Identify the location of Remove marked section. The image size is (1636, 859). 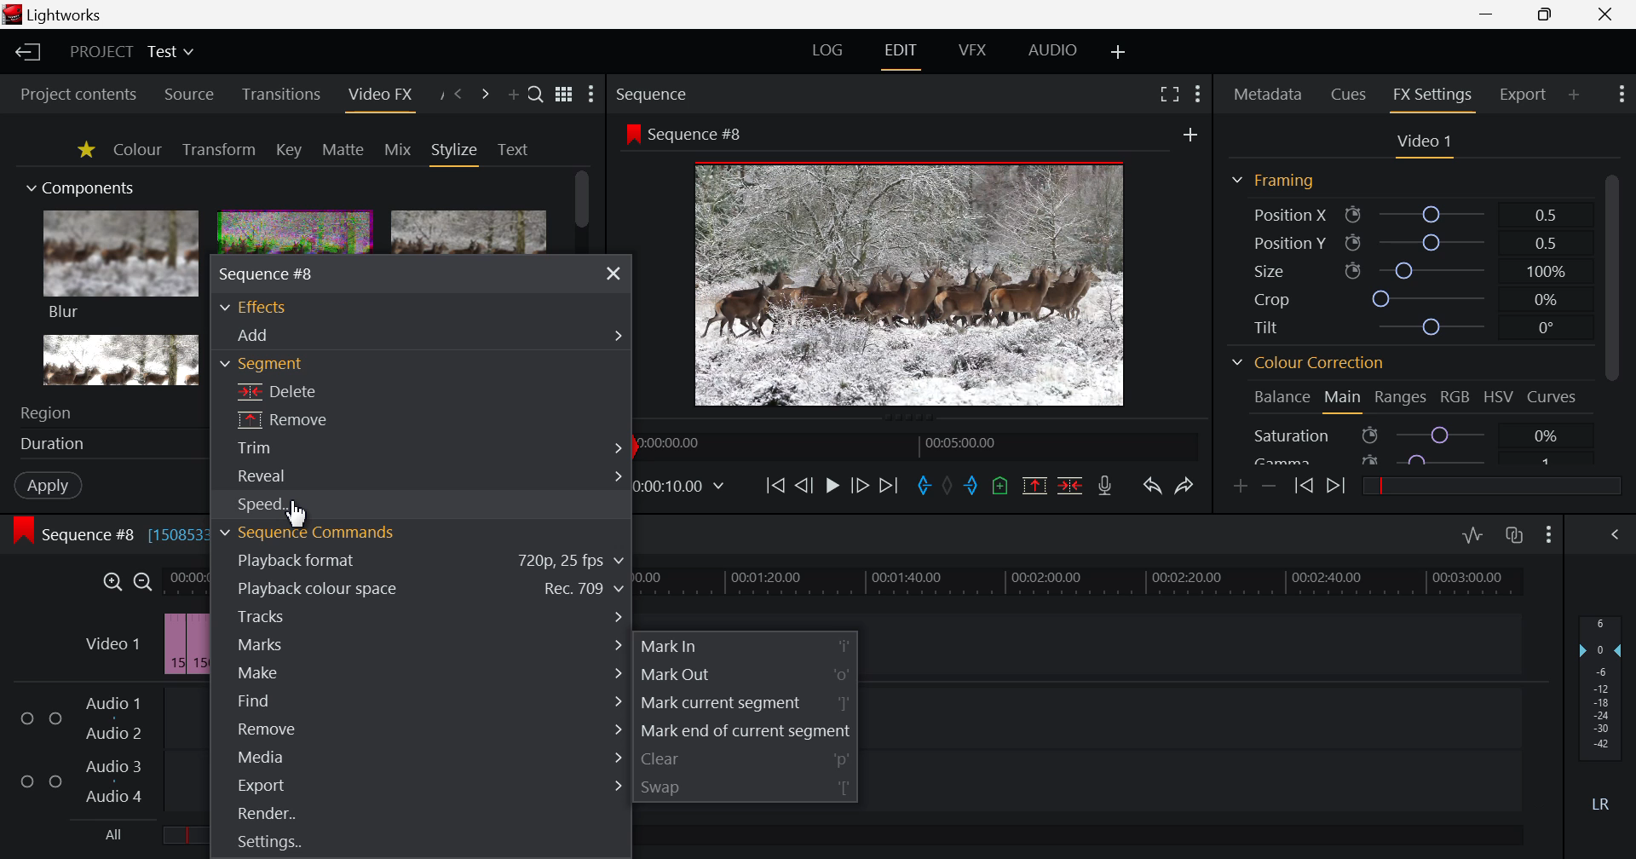
(1037, 487).